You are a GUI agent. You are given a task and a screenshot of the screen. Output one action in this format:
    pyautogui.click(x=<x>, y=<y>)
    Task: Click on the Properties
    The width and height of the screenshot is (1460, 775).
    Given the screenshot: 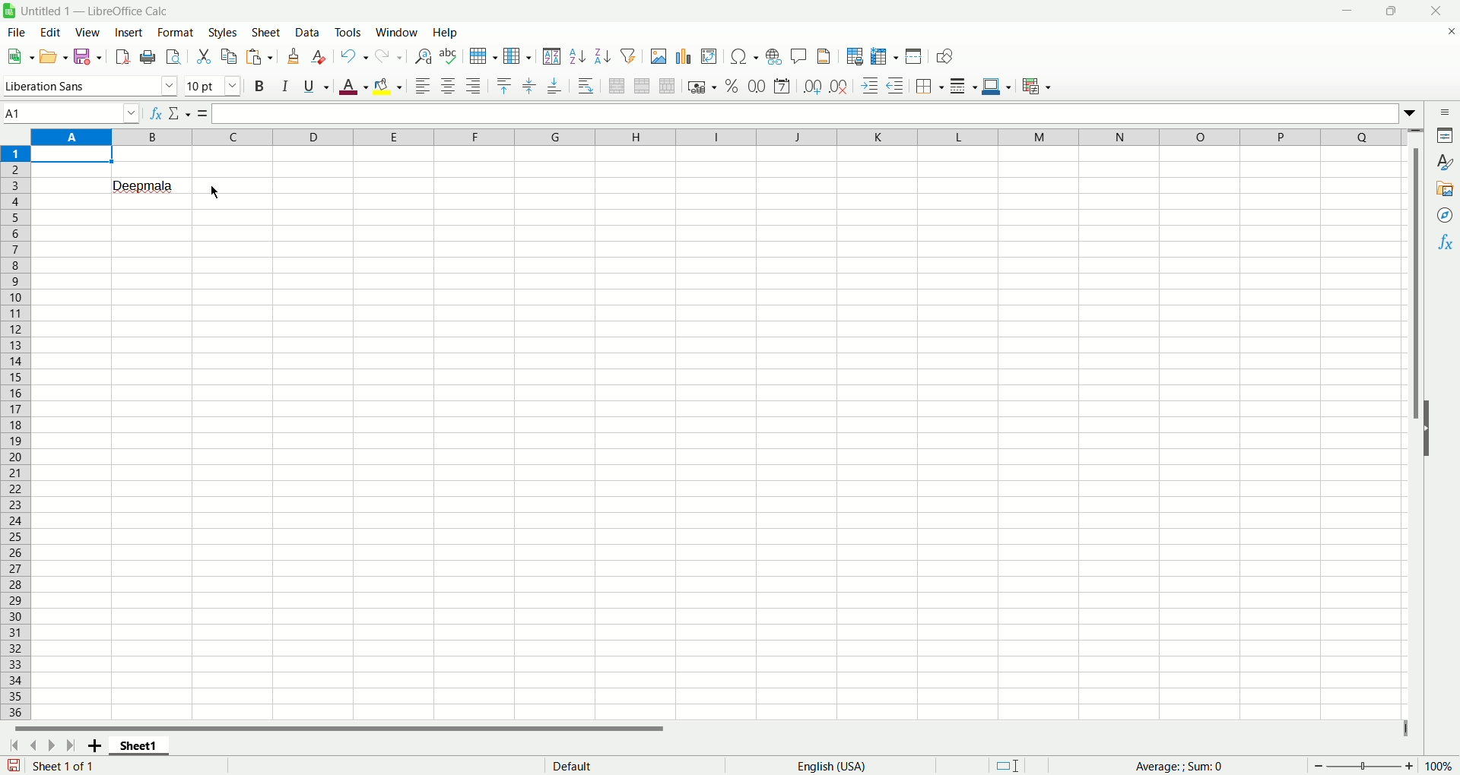 What is the action you would take?
    pyautogui.click(x=1446, y=136)
    